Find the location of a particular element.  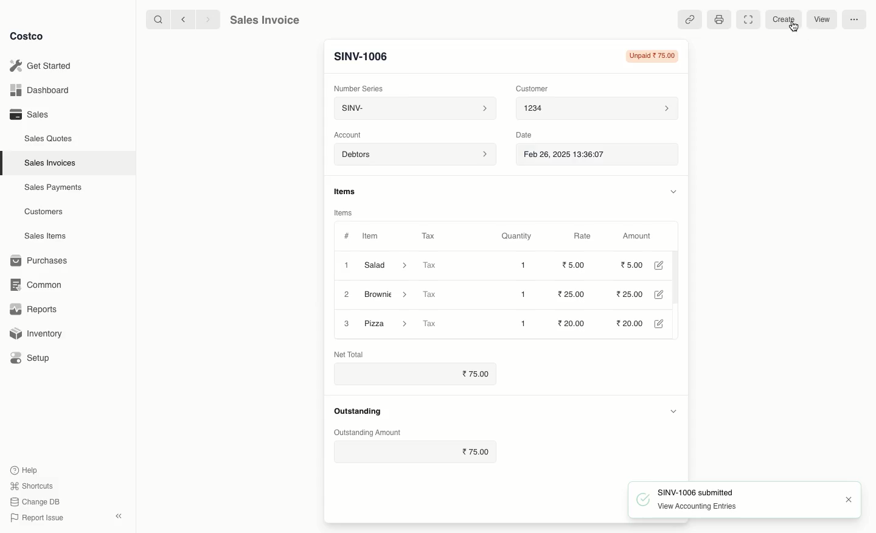

Setup is located at coordinates (35, 358).